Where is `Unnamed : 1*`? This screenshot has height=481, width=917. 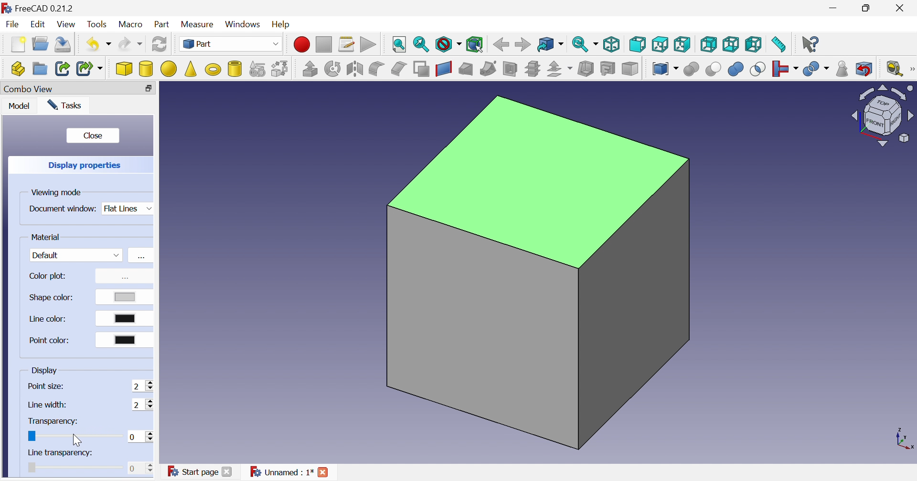 Unnamed : 1* is located at coordinates (281, 471).